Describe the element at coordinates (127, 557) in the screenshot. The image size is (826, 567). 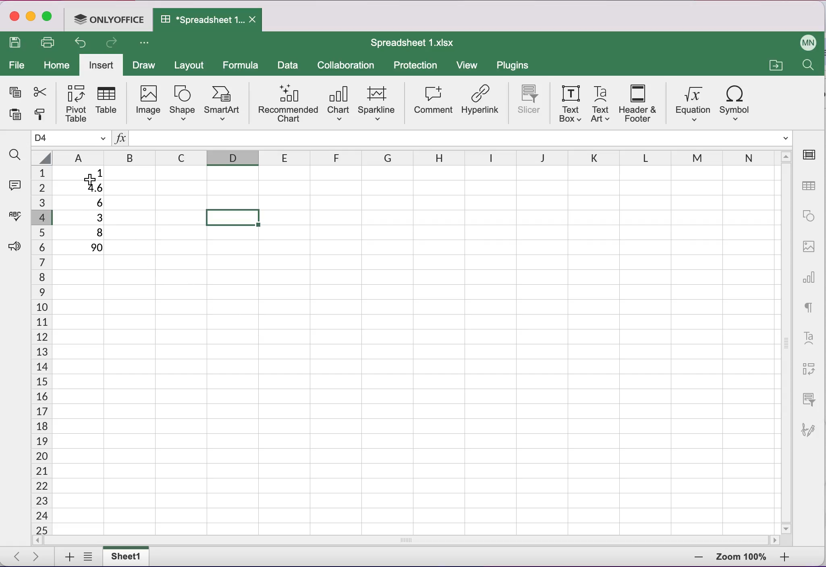
I see `sheet` at that location.